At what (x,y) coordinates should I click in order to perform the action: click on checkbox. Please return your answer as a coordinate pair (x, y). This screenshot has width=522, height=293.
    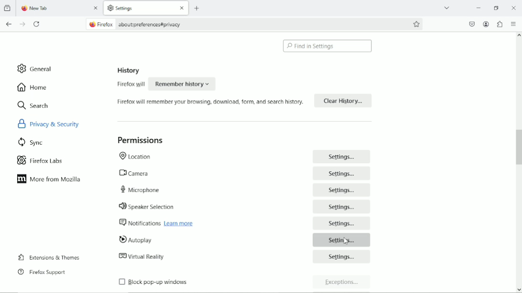
    Looking at the image, I should click on (121, 282).